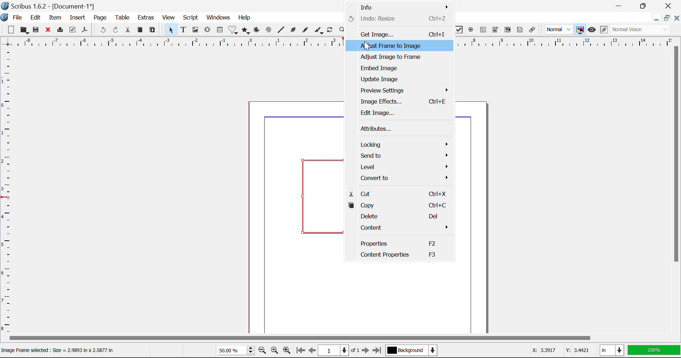  What do you see at coordinates (306, 30) in the screenshot?
I see `Freehand Line` at bounding box center [306, 30].